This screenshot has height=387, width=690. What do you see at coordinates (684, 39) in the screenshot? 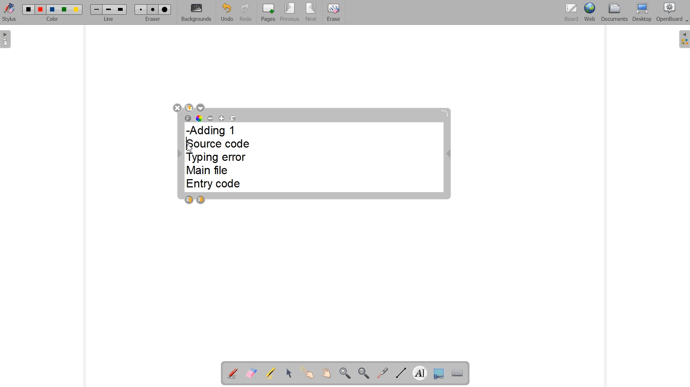
I see `The library (right panel)` at bounding box center [684, 39].